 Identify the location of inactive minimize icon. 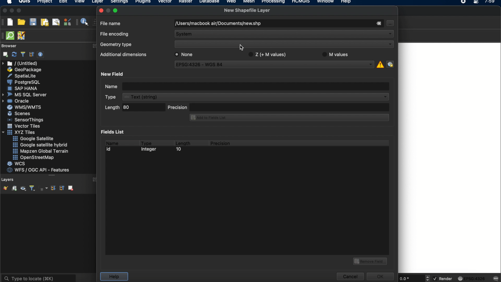
(108, 10).